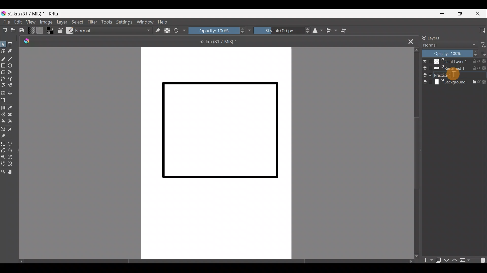  Describe the element at coordinates (11, 157) in the screenshot. I see `Similar colour selection tool` at that location.